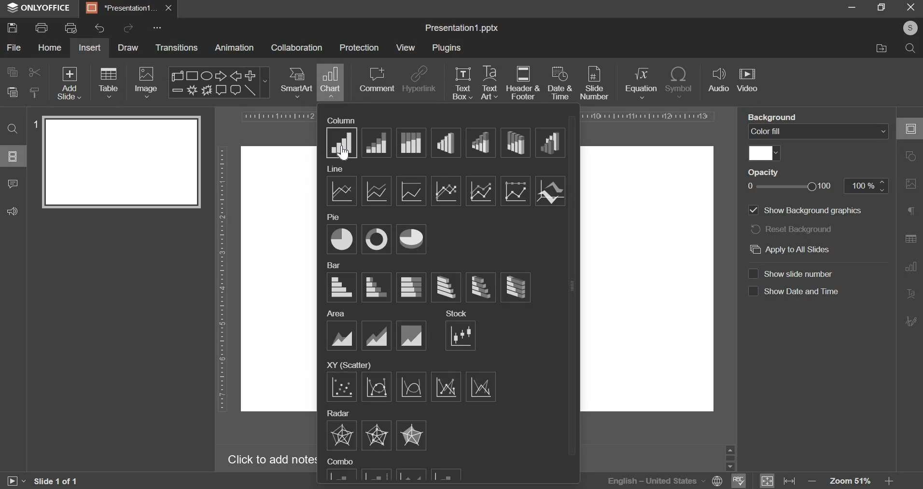 This screenshot has height=489, width=923. I want to click on full screen, so click(881, 7).